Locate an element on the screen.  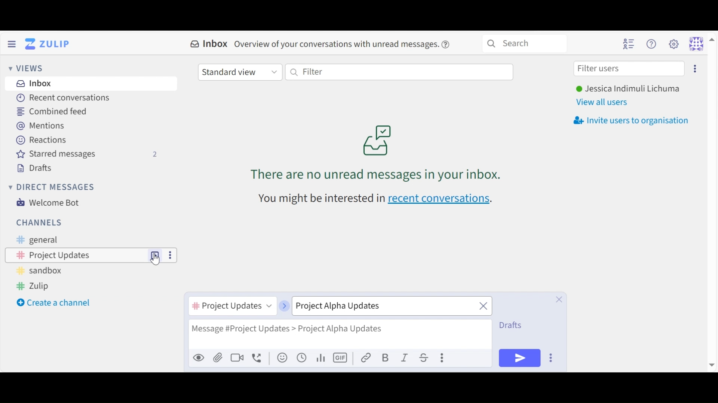
Views is located at coordinates (28, 68).